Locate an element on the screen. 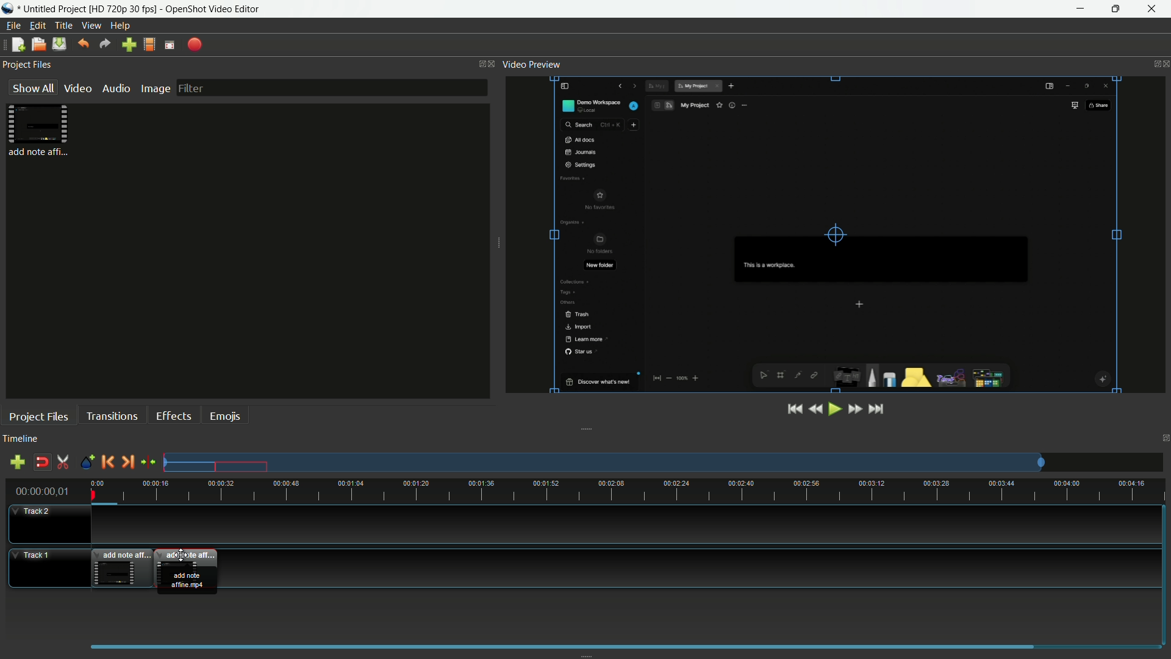  project name is located at coordinates (89, 9).